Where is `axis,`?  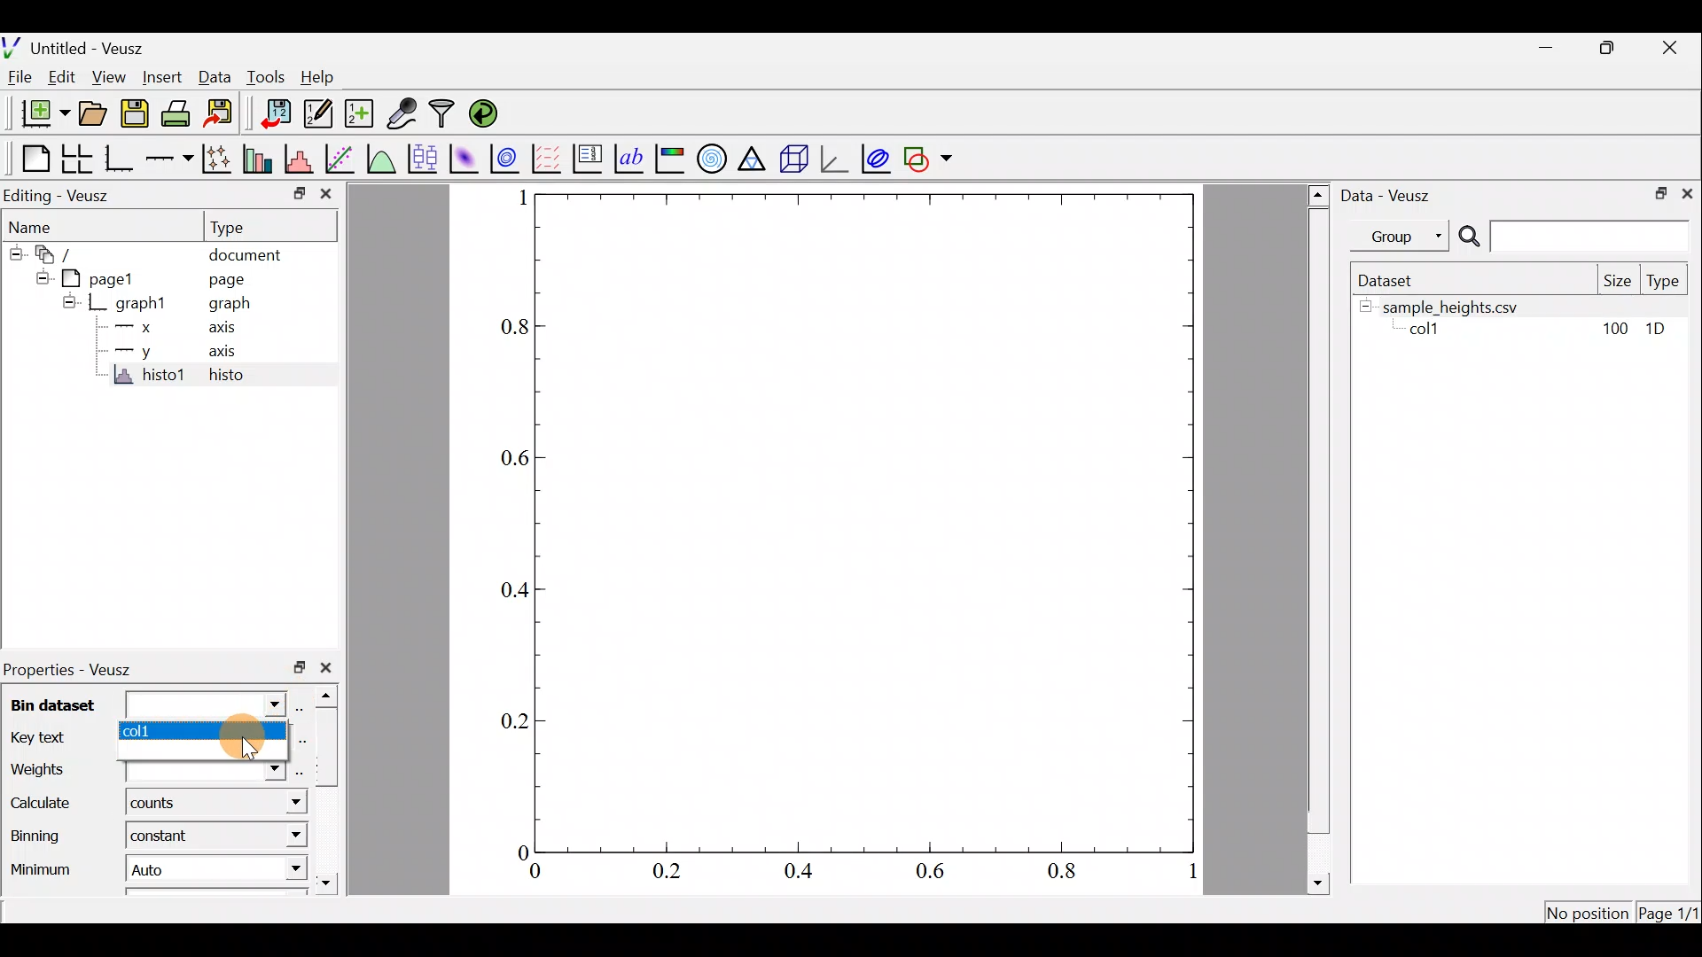 axis, is located at coordinates (222, 352).